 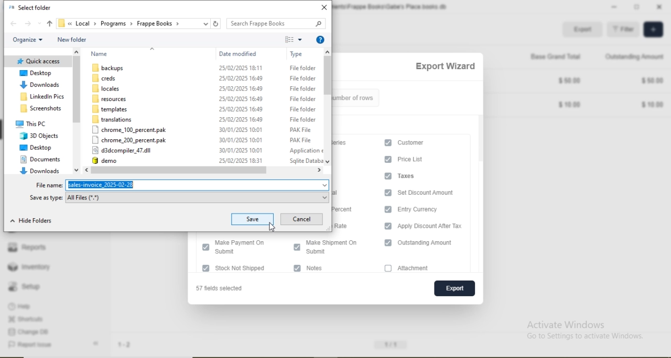 What do you see at coordinates (653, 105) in the screenshot?
I see `$1000` at bounding box center [653, 105].